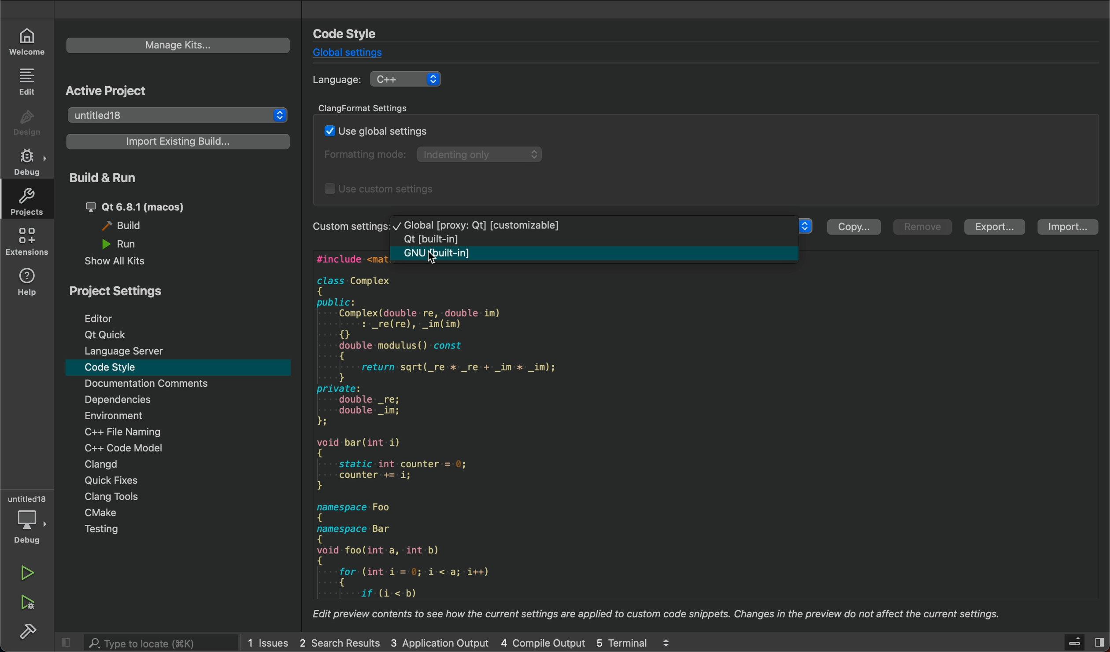 The width and height of the screenshot is (1110, 652). I want to click on run, so click(125, 245).